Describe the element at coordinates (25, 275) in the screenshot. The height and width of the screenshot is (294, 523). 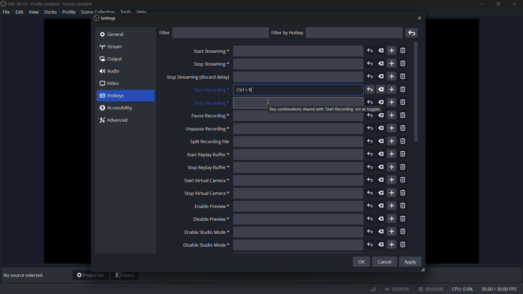
I see `No source selected` at that location.